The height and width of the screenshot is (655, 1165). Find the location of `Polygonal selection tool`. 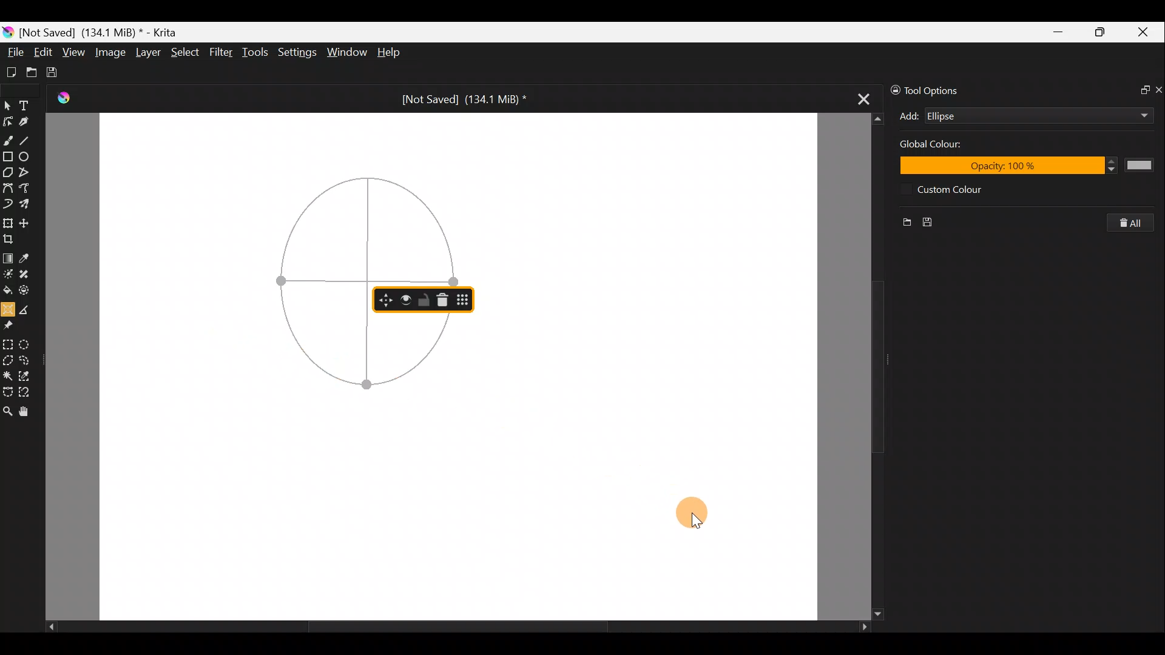

Polygonal selection tool is located at coordinates (8, 358).